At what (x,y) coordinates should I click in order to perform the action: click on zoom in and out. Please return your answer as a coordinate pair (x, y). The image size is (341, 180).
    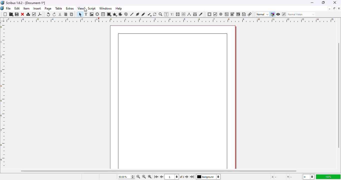
    Looking at the image, I should click on (132, 177).